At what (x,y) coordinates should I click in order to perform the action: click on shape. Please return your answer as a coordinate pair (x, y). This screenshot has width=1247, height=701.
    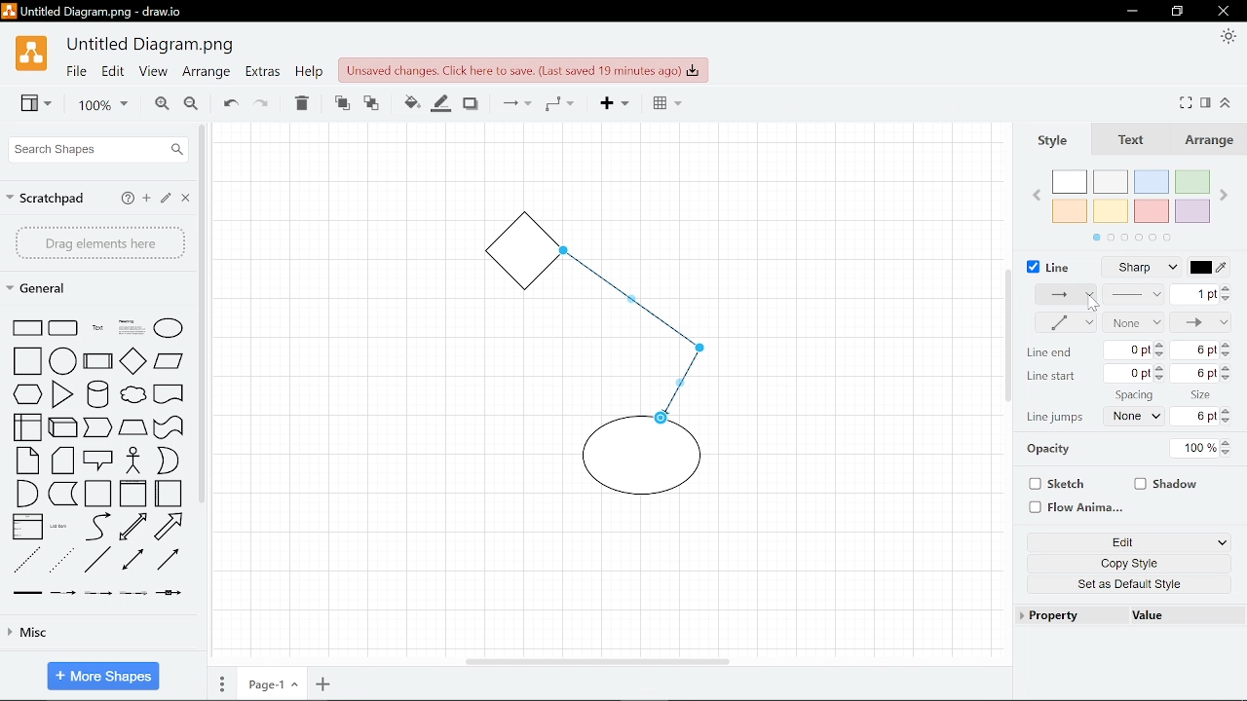
    Looking at the image, I should click on (97, 494).